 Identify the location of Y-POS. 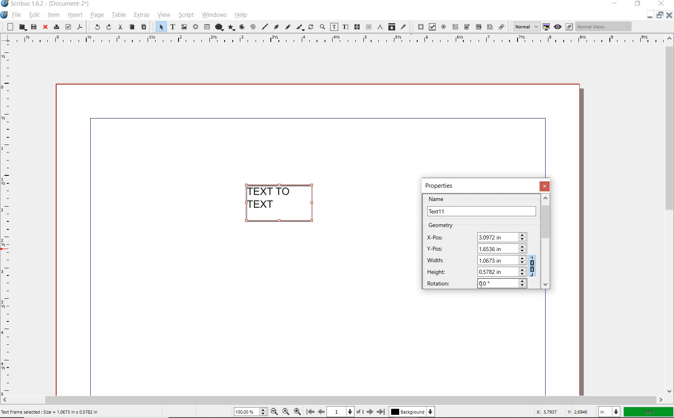
(475, 248).